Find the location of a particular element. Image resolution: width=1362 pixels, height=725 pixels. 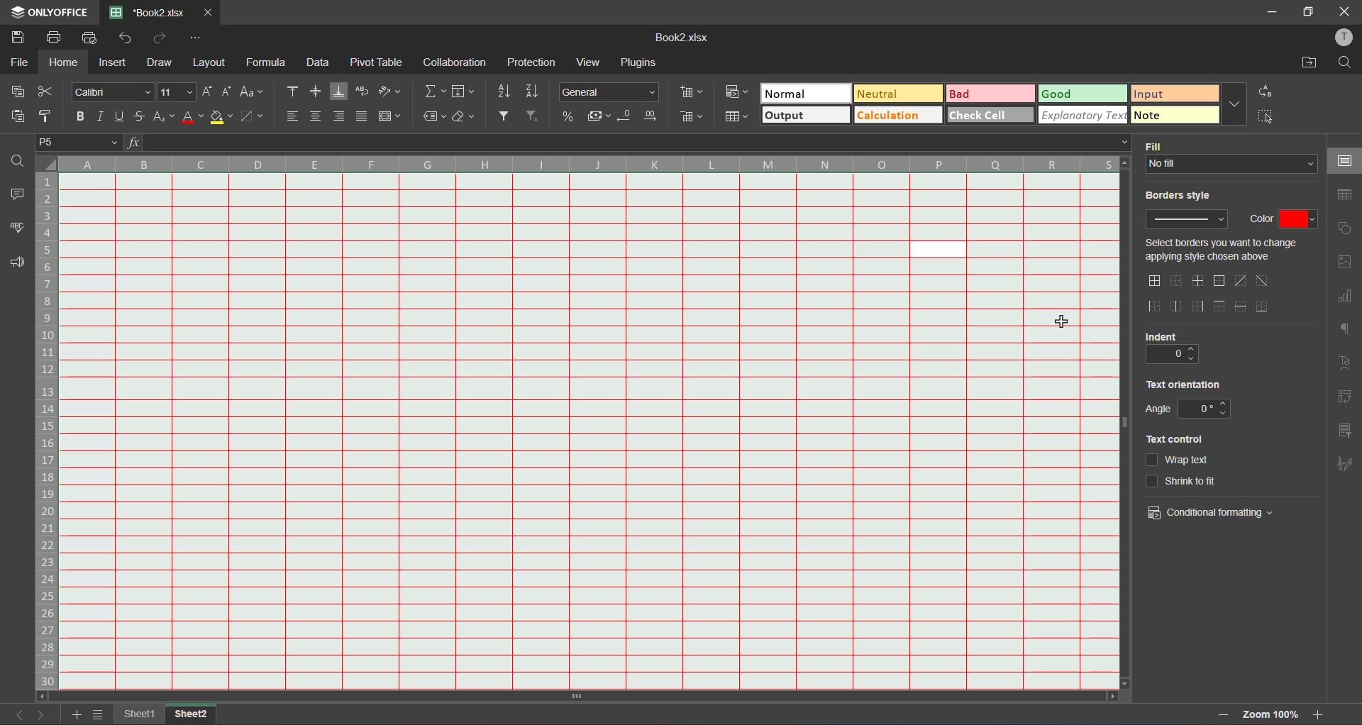

0 is located at coordinates (1171, 354).